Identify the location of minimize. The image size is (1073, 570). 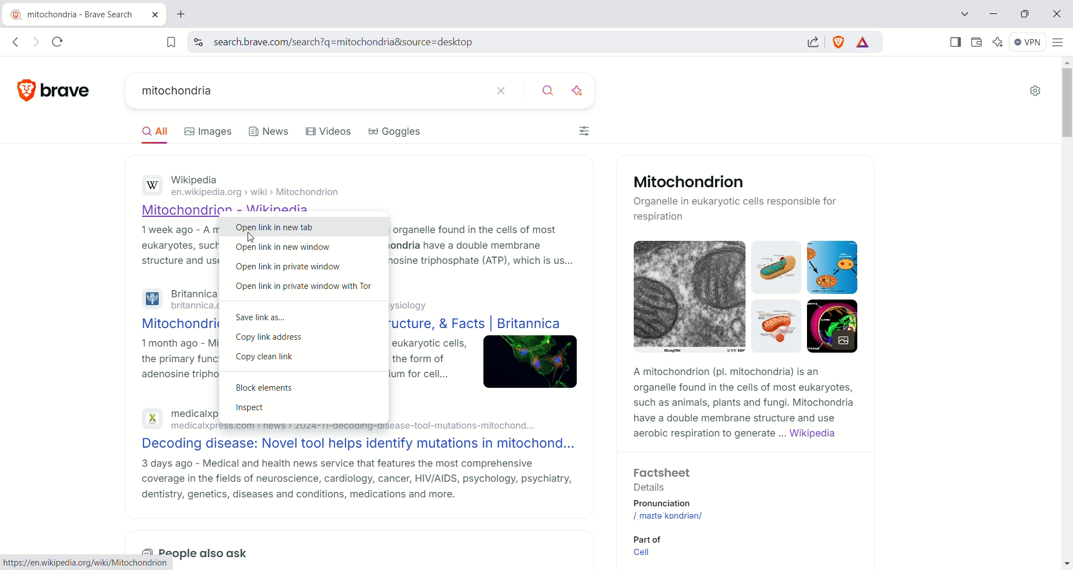
(996, 15).